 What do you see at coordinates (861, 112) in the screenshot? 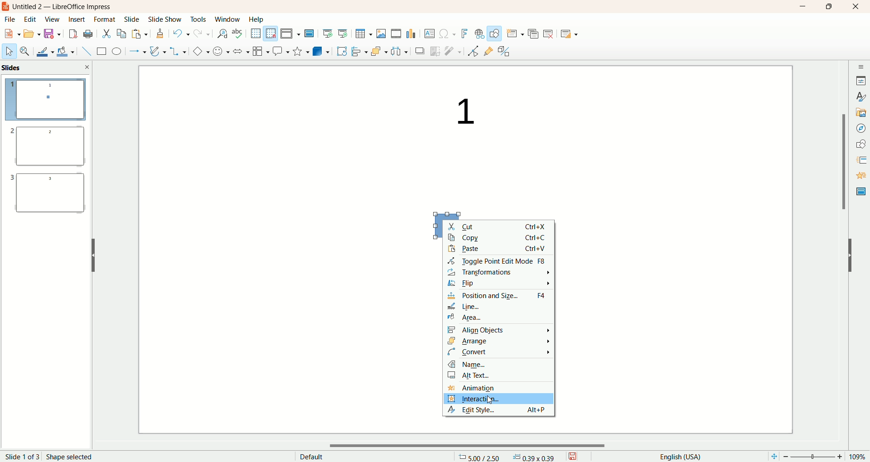
I see `gallery` at bounding box center [861, 112].